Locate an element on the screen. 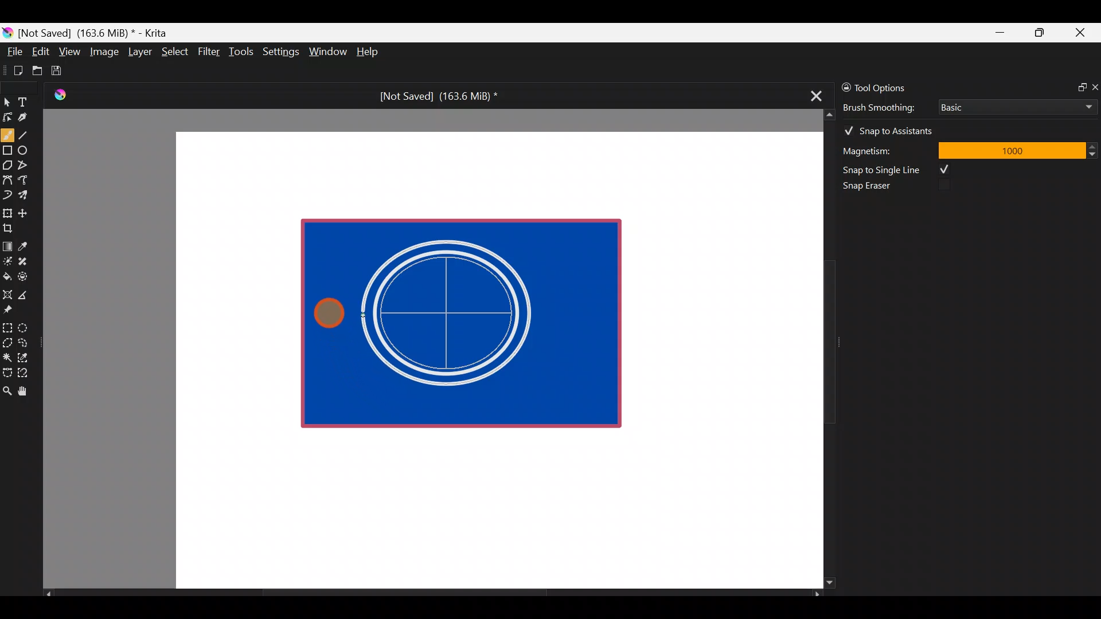 The image size is (1101, 619). Reference images tool is located at coordinates (11, 308).